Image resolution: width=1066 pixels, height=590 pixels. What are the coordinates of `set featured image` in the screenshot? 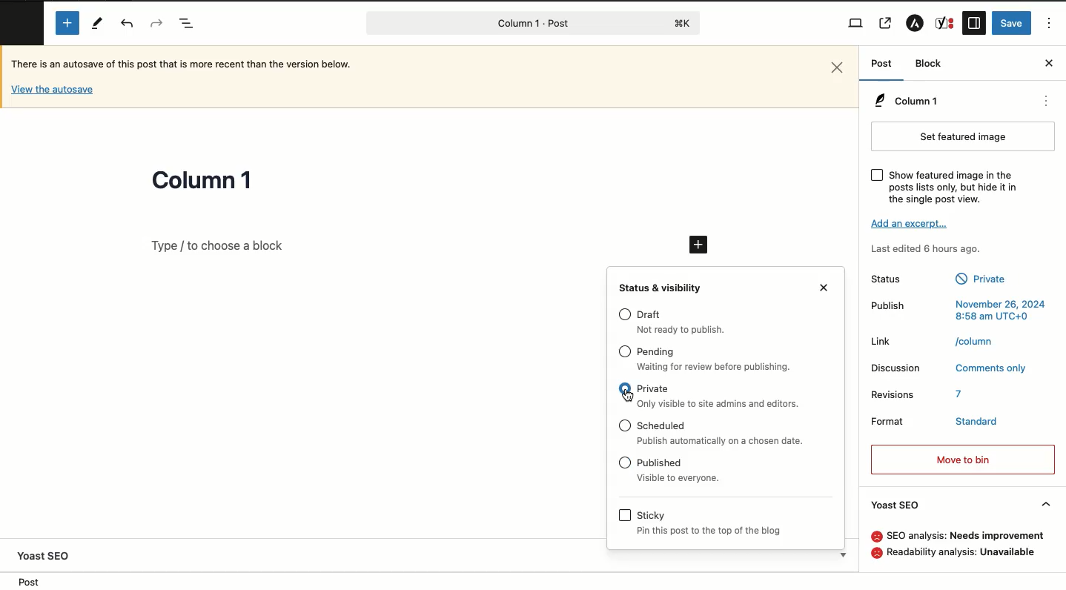 It's located at (964, 136).